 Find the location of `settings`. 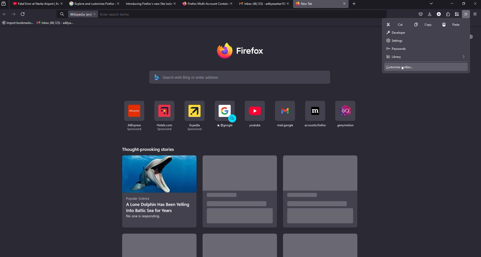

settings is located at coordinates (394, 40).